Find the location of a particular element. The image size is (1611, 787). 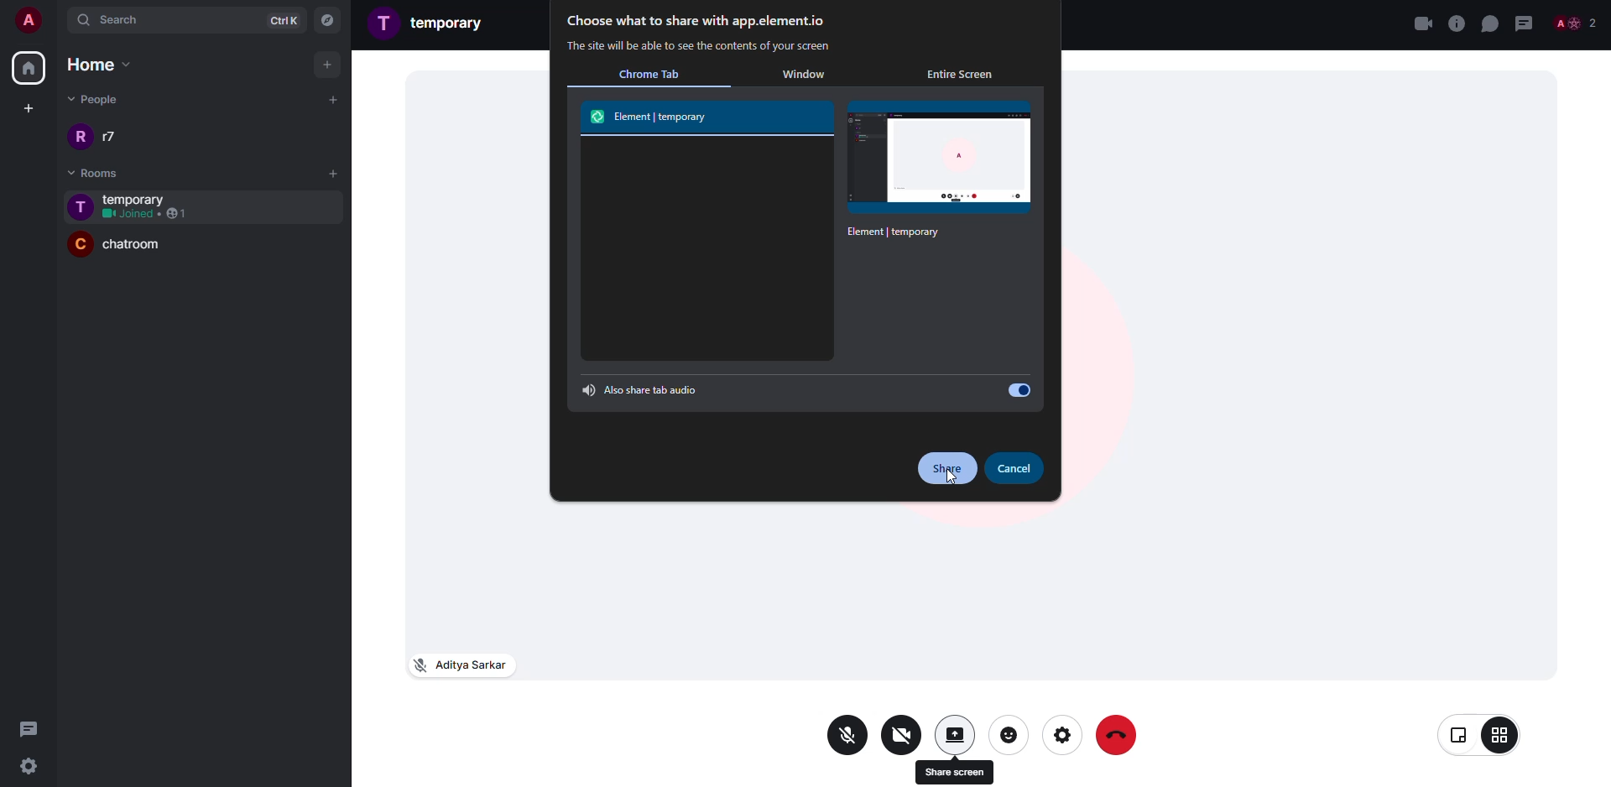

add is located at coordinates (330, 99).